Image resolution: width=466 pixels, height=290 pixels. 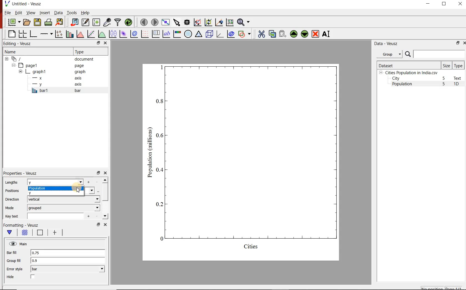 What do you see at coordinates (396, 78) in the screenshot?
I see `City` at bounding box center [396, 78].